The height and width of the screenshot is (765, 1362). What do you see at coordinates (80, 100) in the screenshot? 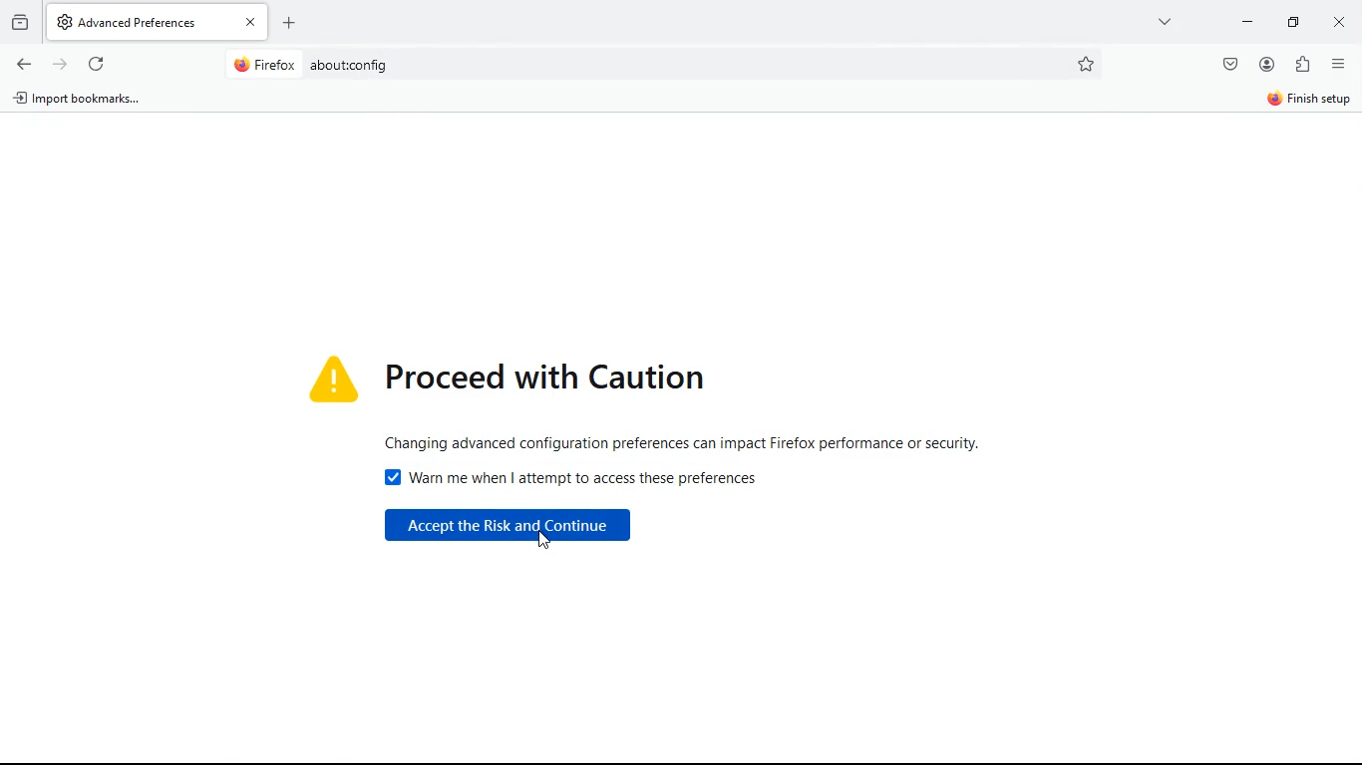
I see `import bookmarks` at bounding box center [80, 100].